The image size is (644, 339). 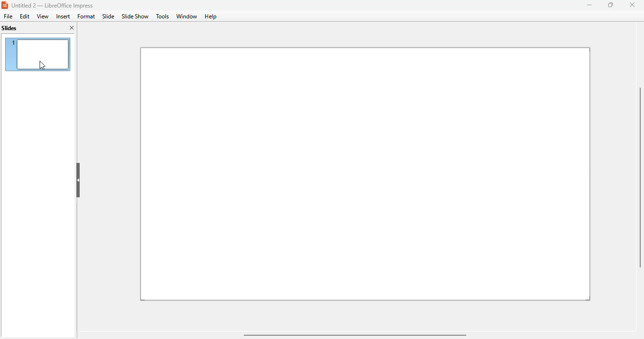 What do you see at coordinates (162, 16) in the screenshot?
I see `tools` at bounding box center [162, 16].